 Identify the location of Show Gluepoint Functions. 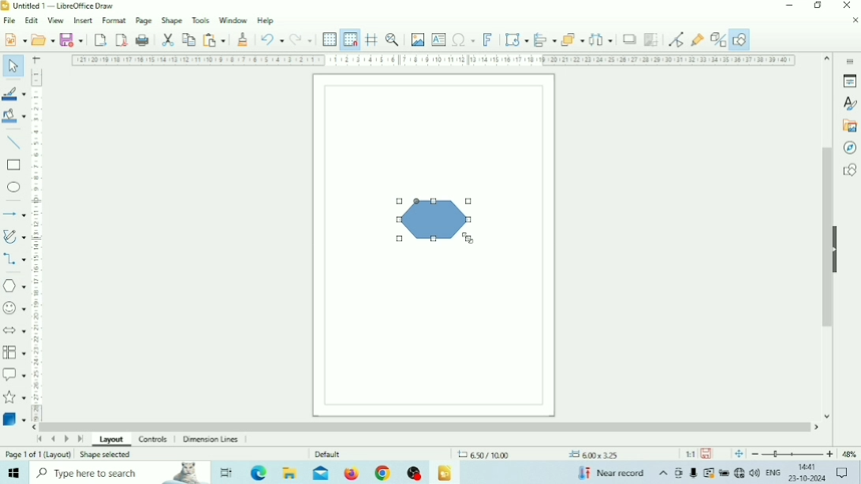
(697, 40).